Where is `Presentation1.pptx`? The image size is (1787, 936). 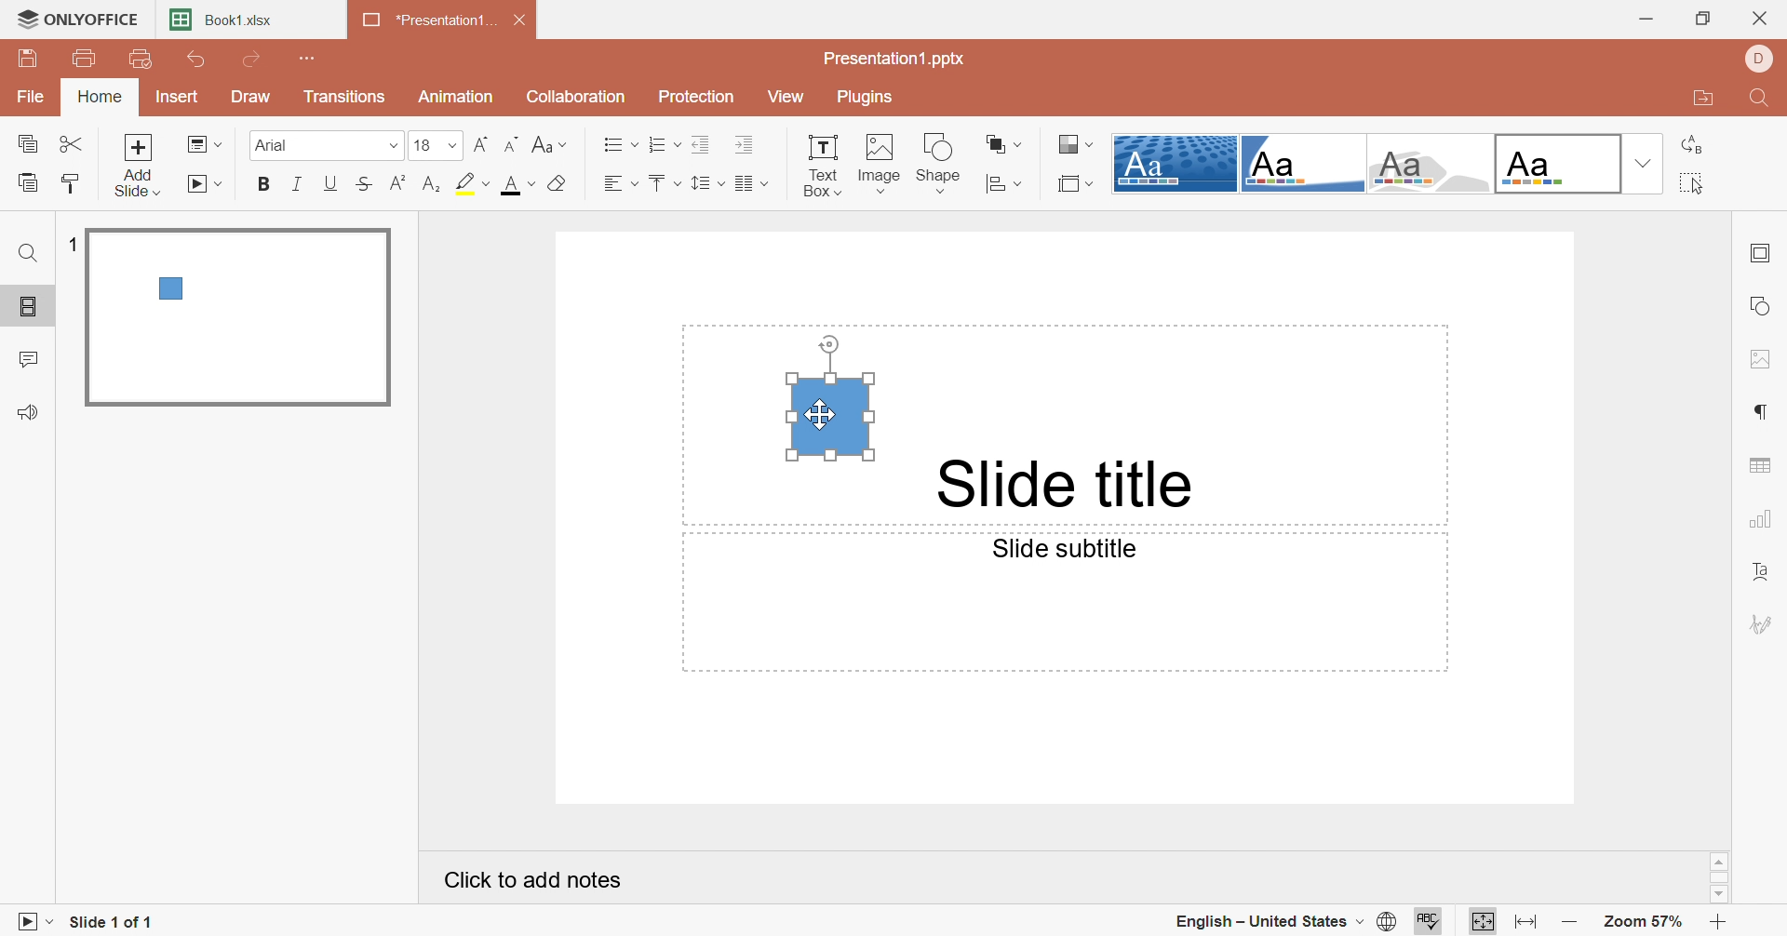 Presentation1.pptx is located at coordinates (896, 60).